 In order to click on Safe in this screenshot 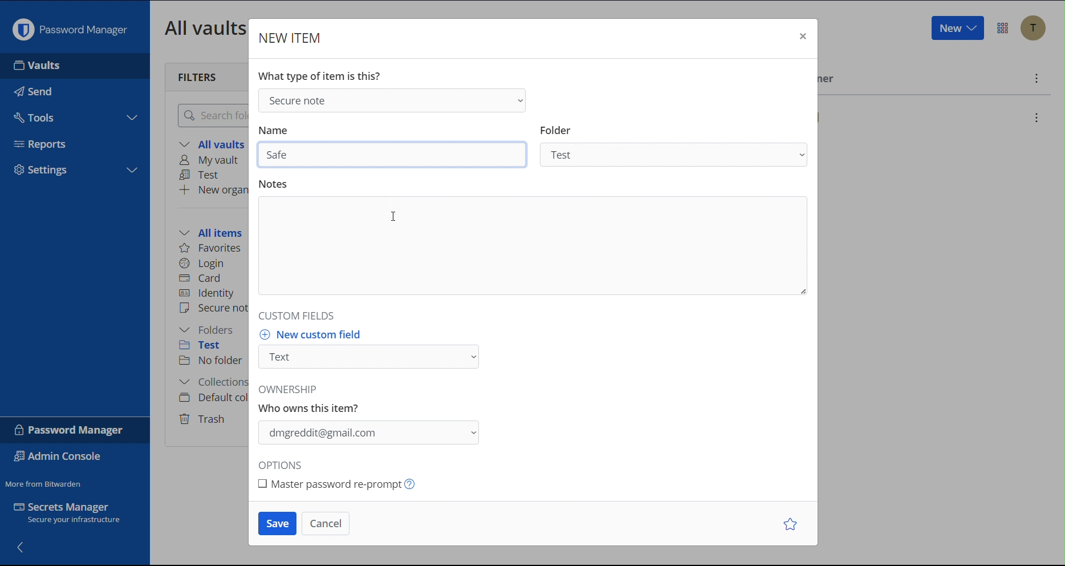, I will do `click(394, 155)`.